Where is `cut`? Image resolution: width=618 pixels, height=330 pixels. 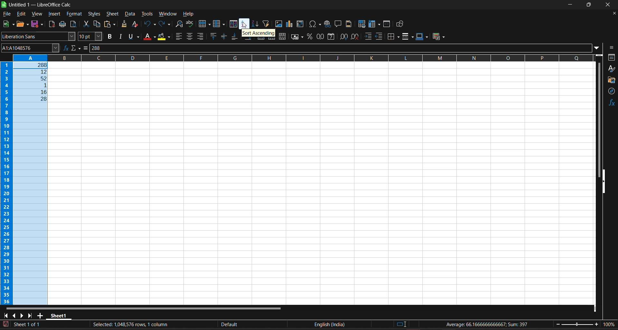 cut is located at coordinates (86, 24).